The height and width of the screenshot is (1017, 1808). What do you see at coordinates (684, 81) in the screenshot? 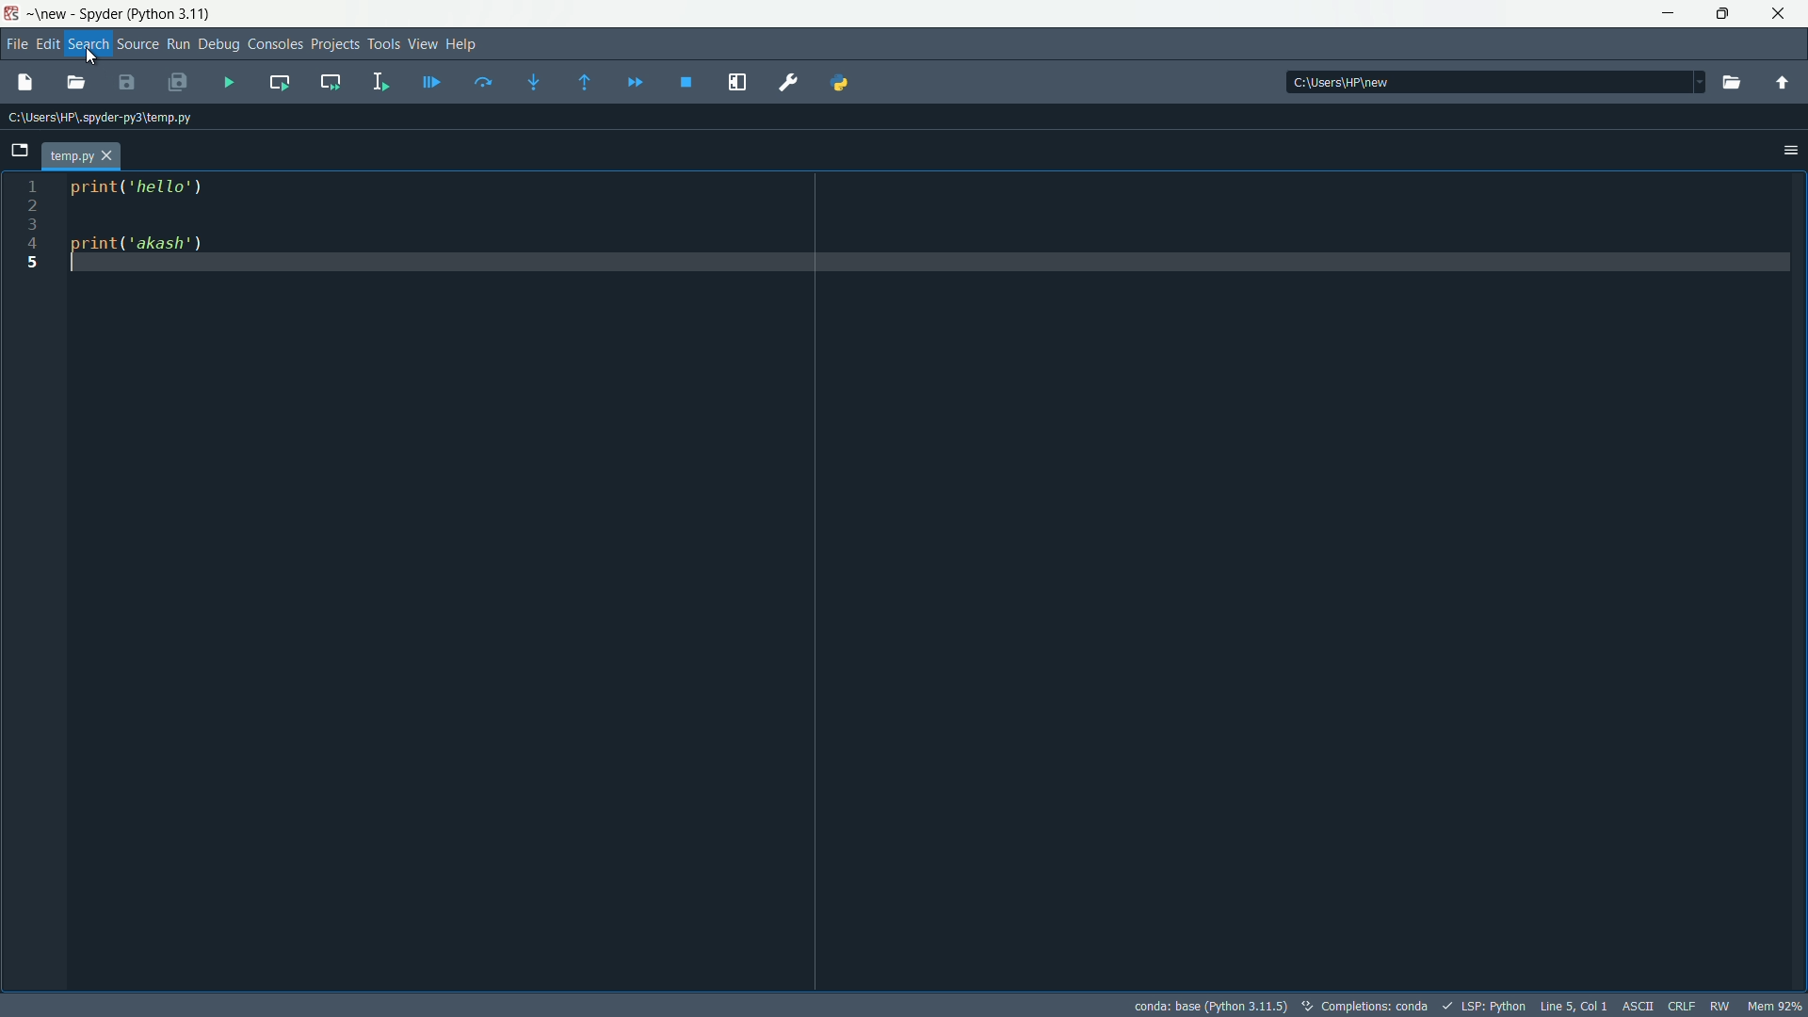
I see `stop debugging` at bounding box center [684, 81].